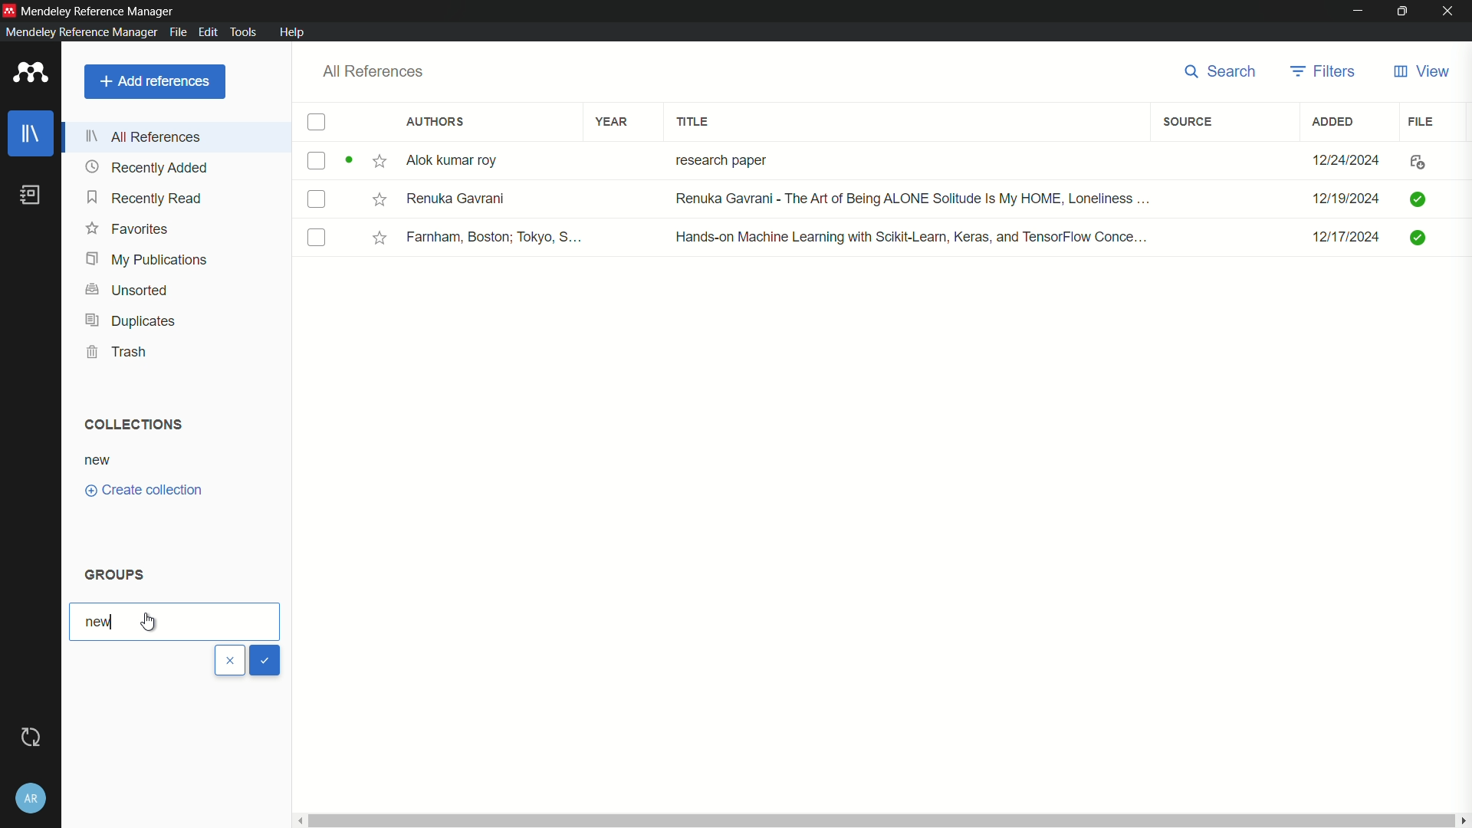  What do you see at coordinates (1420, 72) in the screenshot?
I see `view` at bounding box center [1420, 72].